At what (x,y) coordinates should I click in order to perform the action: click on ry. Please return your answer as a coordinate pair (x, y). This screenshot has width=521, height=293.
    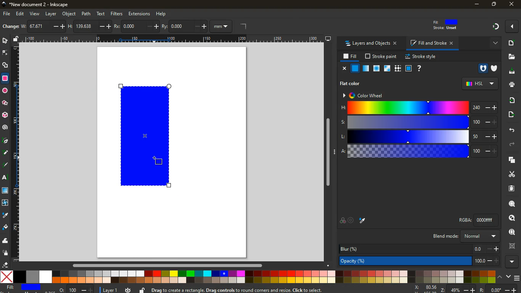
    Looking at the image, I should click on (185, 26).